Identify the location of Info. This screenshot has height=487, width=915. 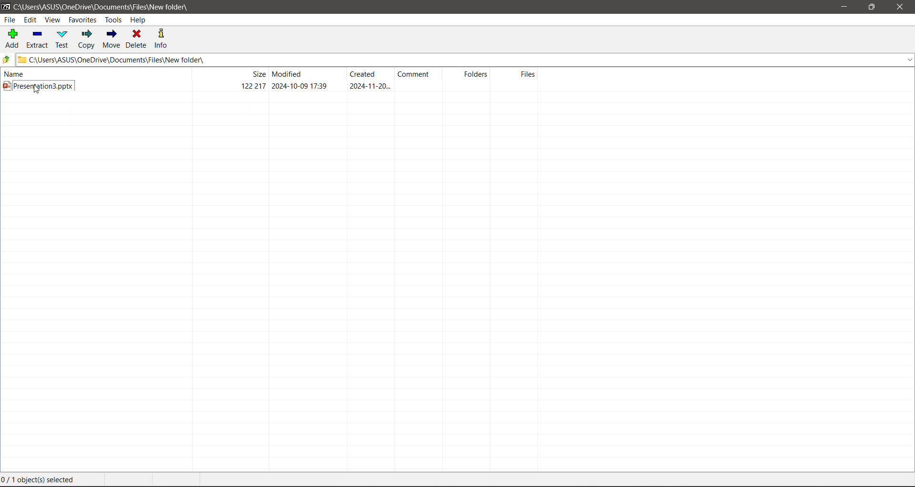
(162, 38).